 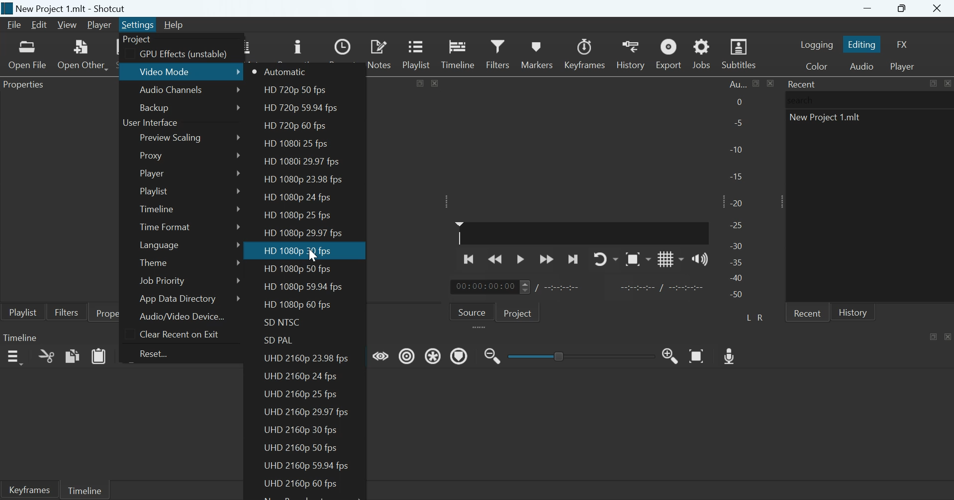 I want to click on Zoom timeline to fit, so click(x=698, y=355).